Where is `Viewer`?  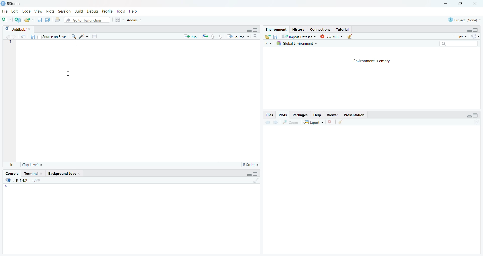
Viewer is located at coordinates (332, 115).